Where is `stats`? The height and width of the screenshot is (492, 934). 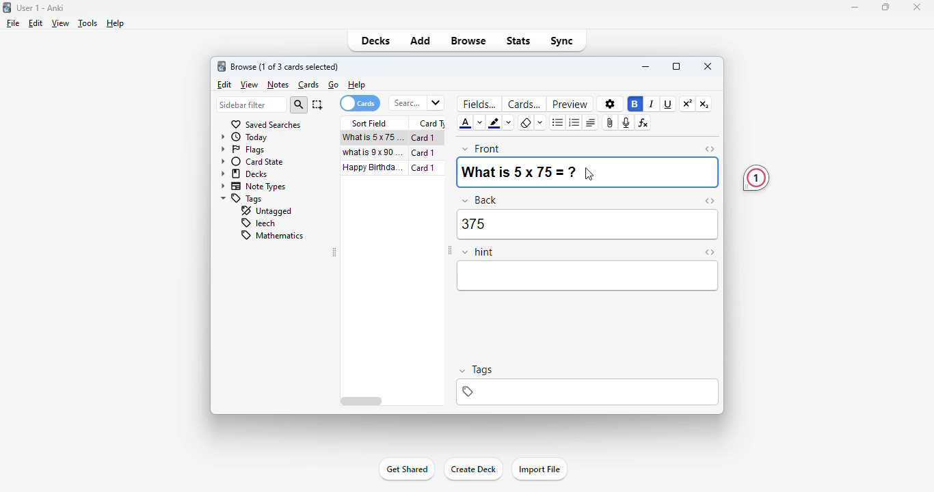 stats is located at coordinates (518, 42).